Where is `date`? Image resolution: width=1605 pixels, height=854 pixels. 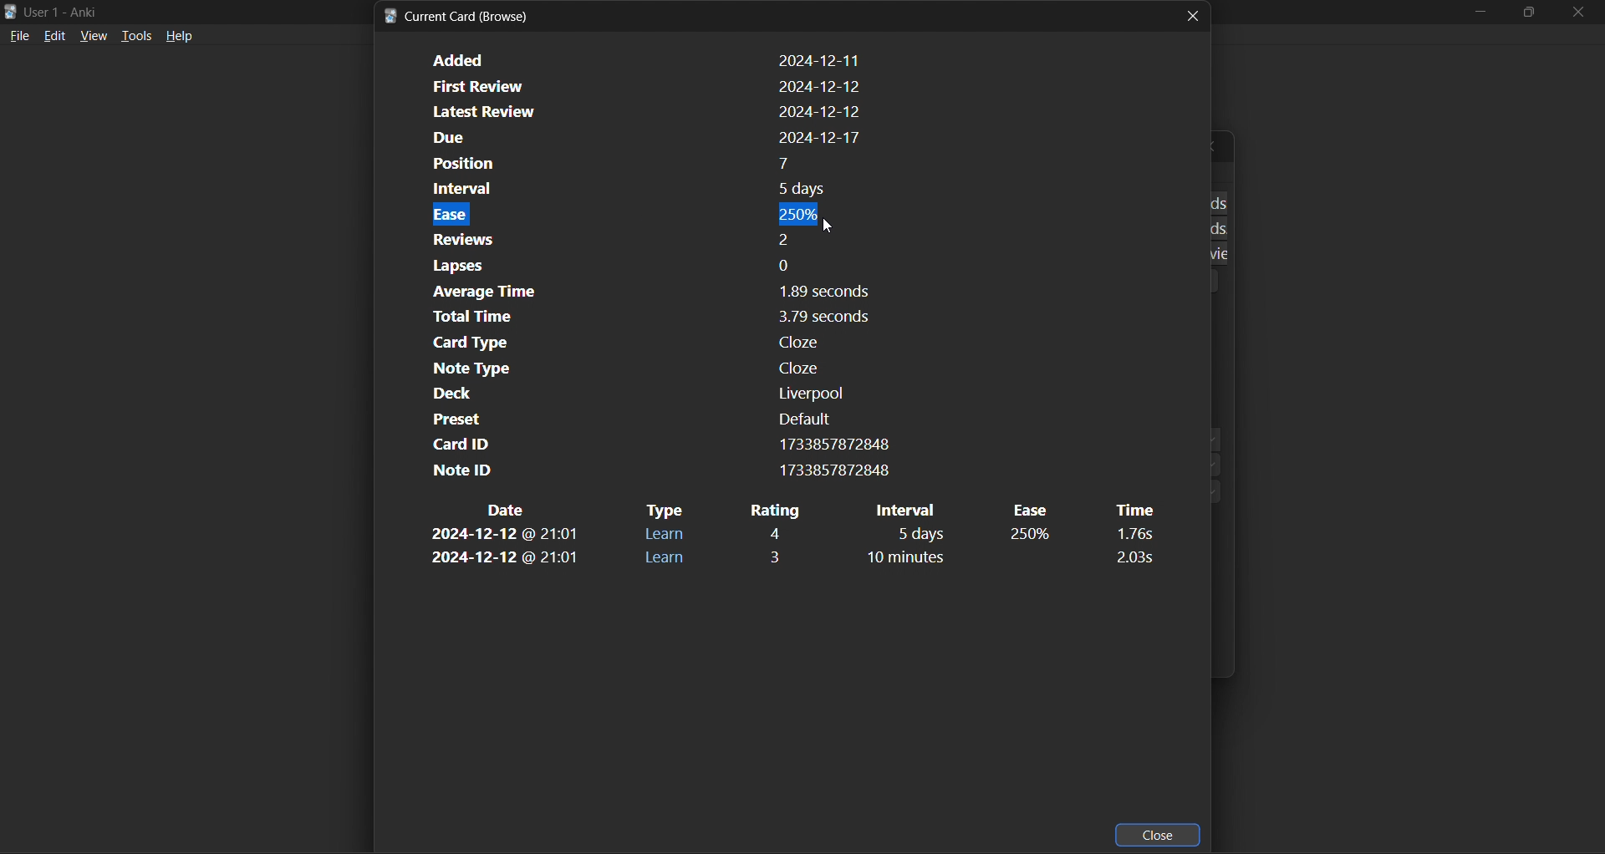 date is located at coordinates (505, 536).